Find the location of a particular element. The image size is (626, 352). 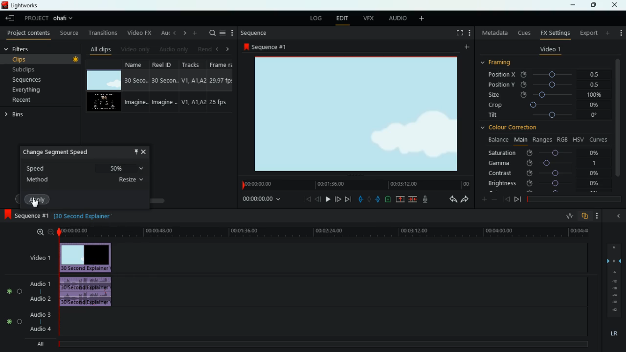

sequence is located at coordinates (253, 33).